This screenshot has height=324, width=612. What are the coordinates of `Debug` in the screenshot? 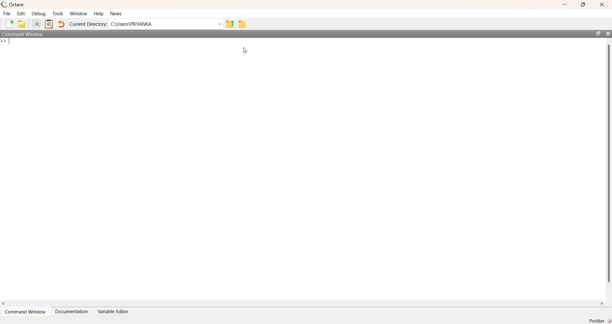 It's located at (39, 14).